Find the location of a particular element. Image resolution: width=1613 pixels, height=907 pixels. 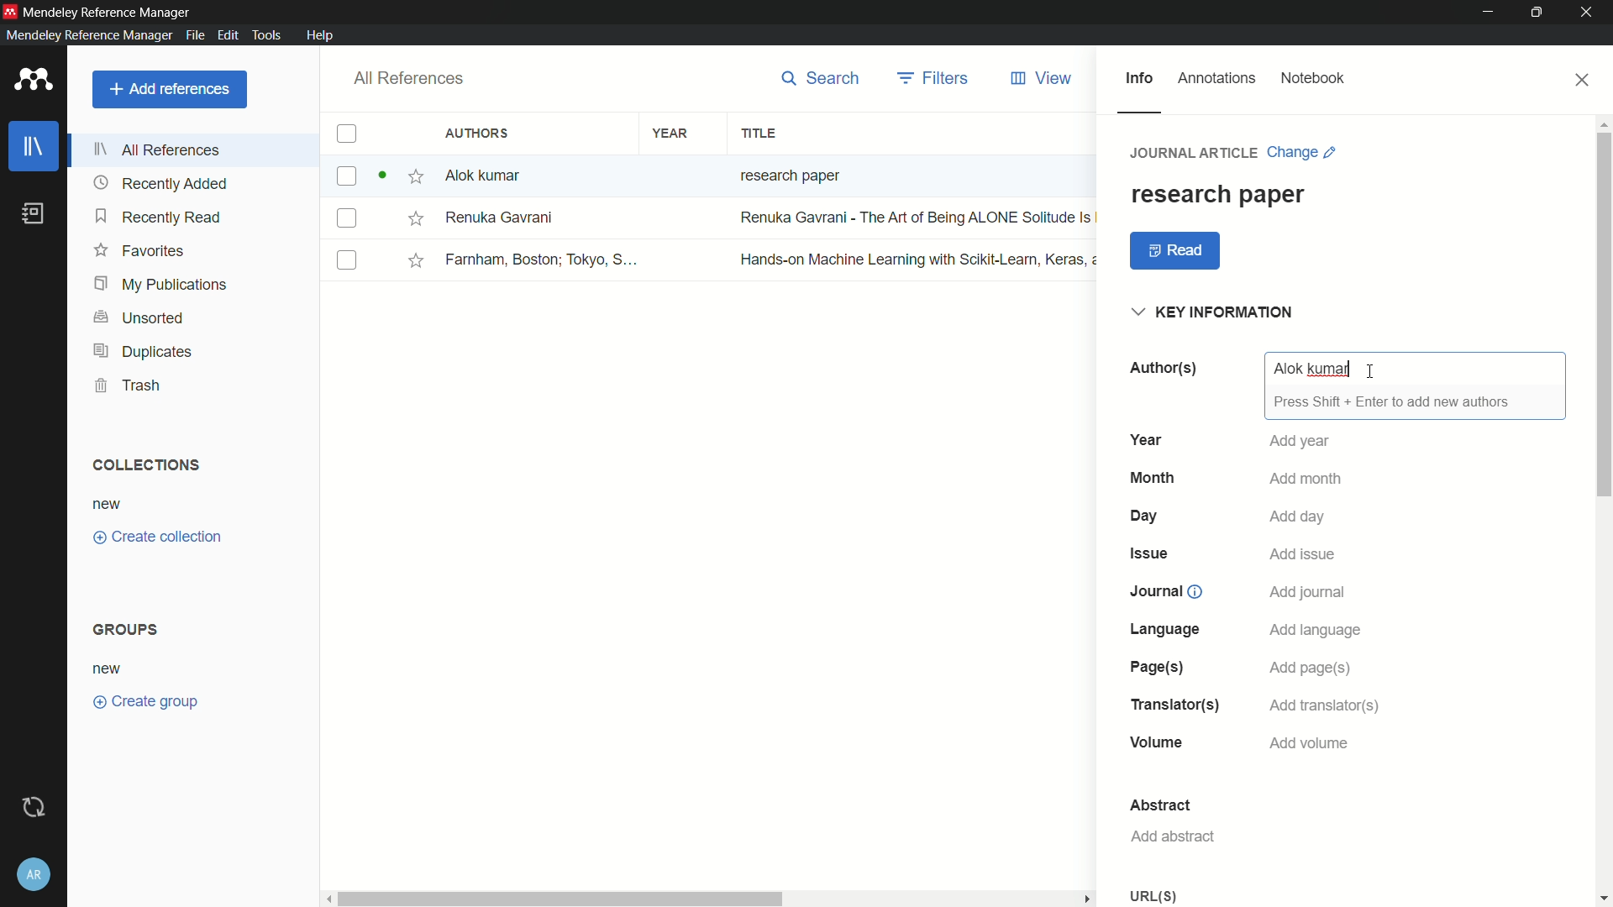

vertical scrollbar is located at coordinates (1603, 510).